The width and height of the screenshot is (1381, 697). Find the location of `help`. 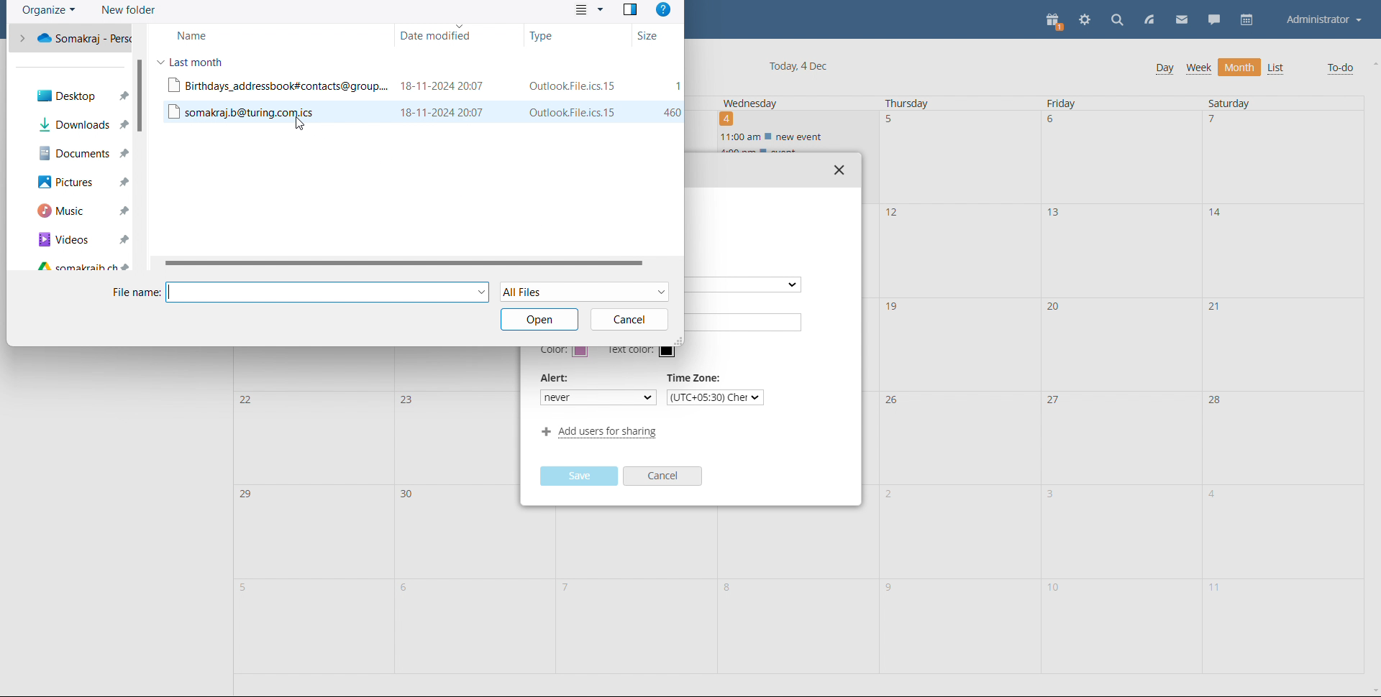

help is located at coordinates (662, 11).